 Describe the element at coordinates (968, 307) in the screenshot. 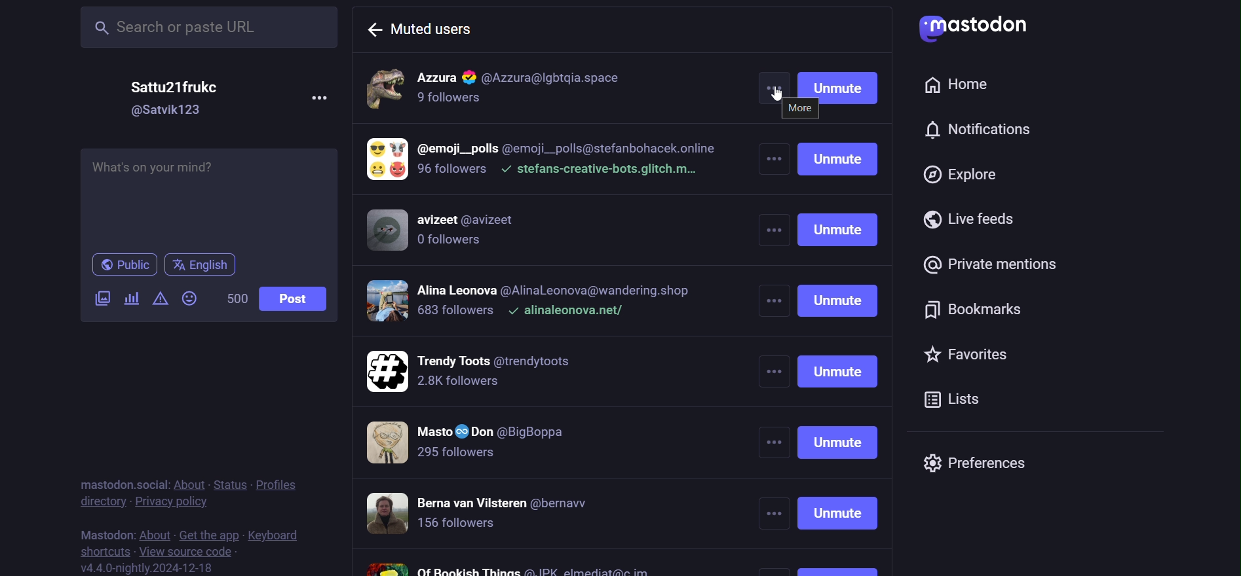

I see `bookmark` at that location.